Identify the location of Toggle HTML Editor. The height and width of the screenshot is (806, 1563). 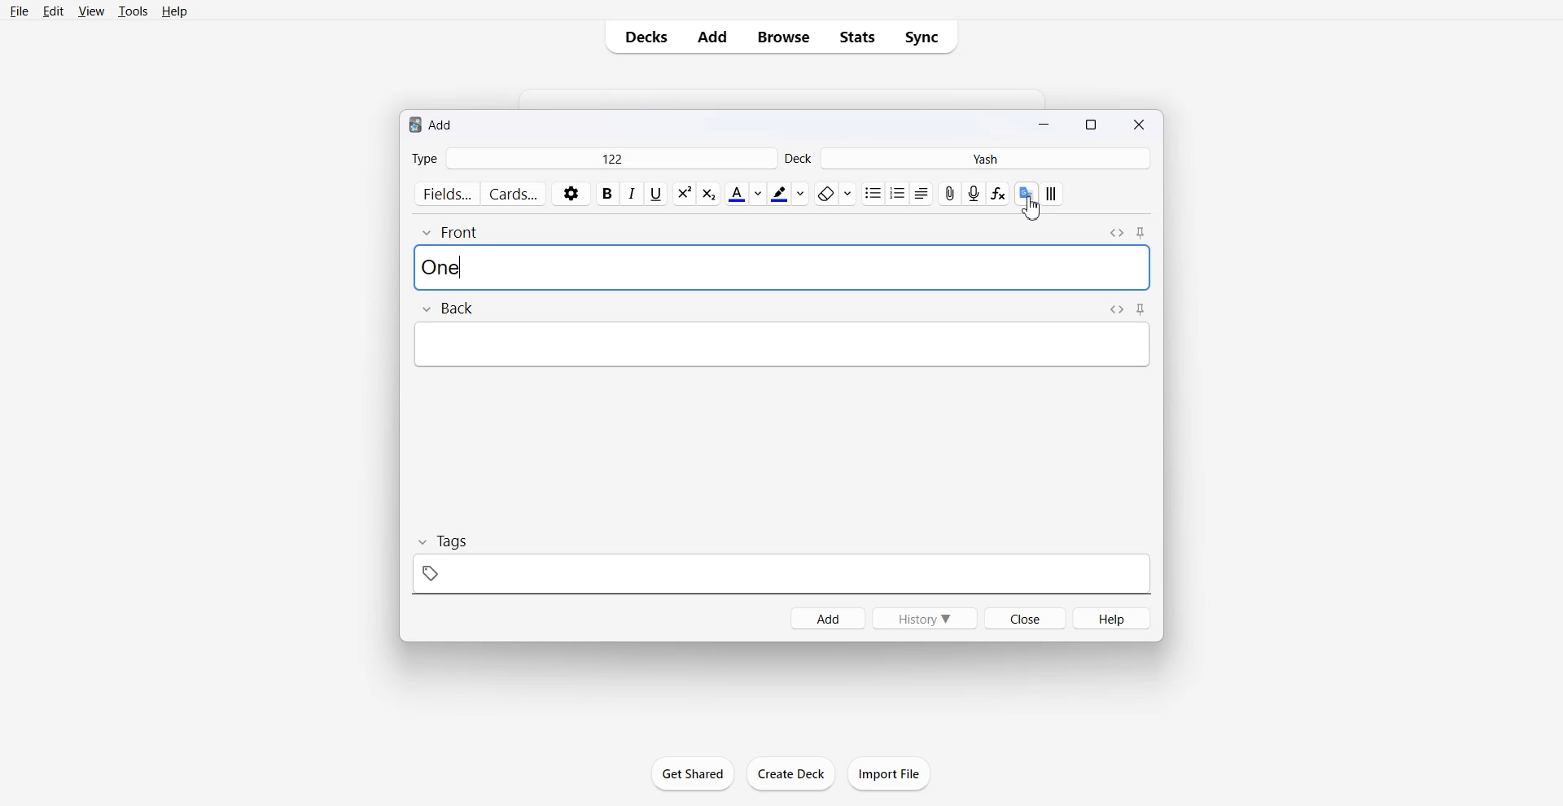
(1116, 231).